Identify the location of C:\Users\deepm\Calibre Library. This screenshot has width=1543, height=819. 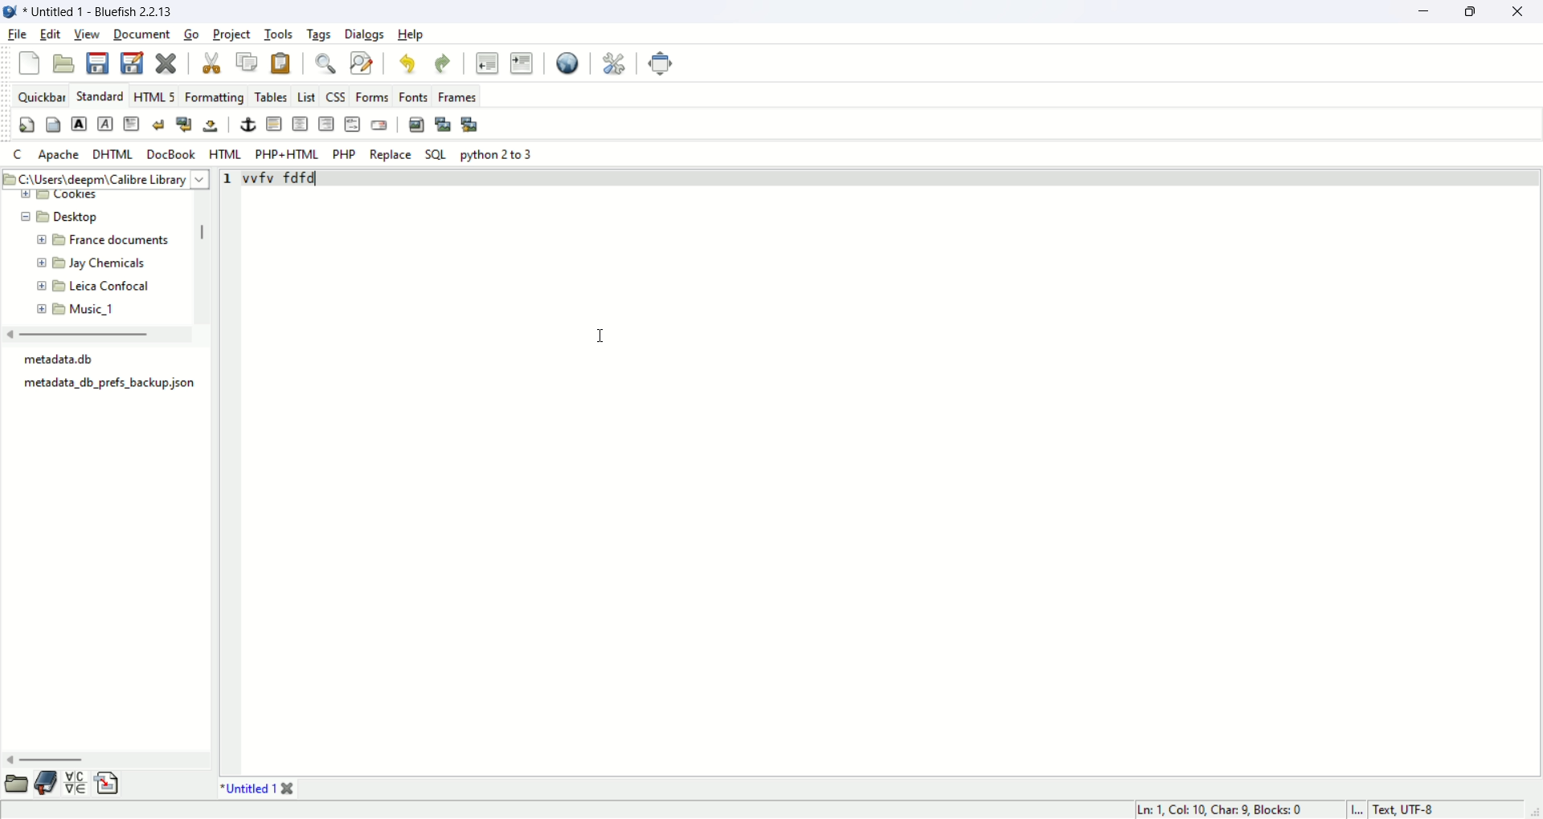
(102, 180).